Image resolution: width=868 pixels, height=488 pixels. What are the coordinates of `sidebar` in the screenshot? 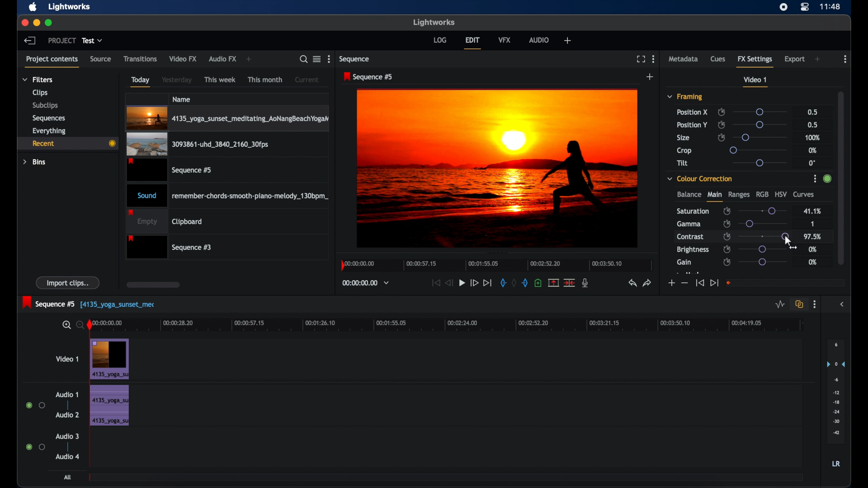 It's located at (843, 305).